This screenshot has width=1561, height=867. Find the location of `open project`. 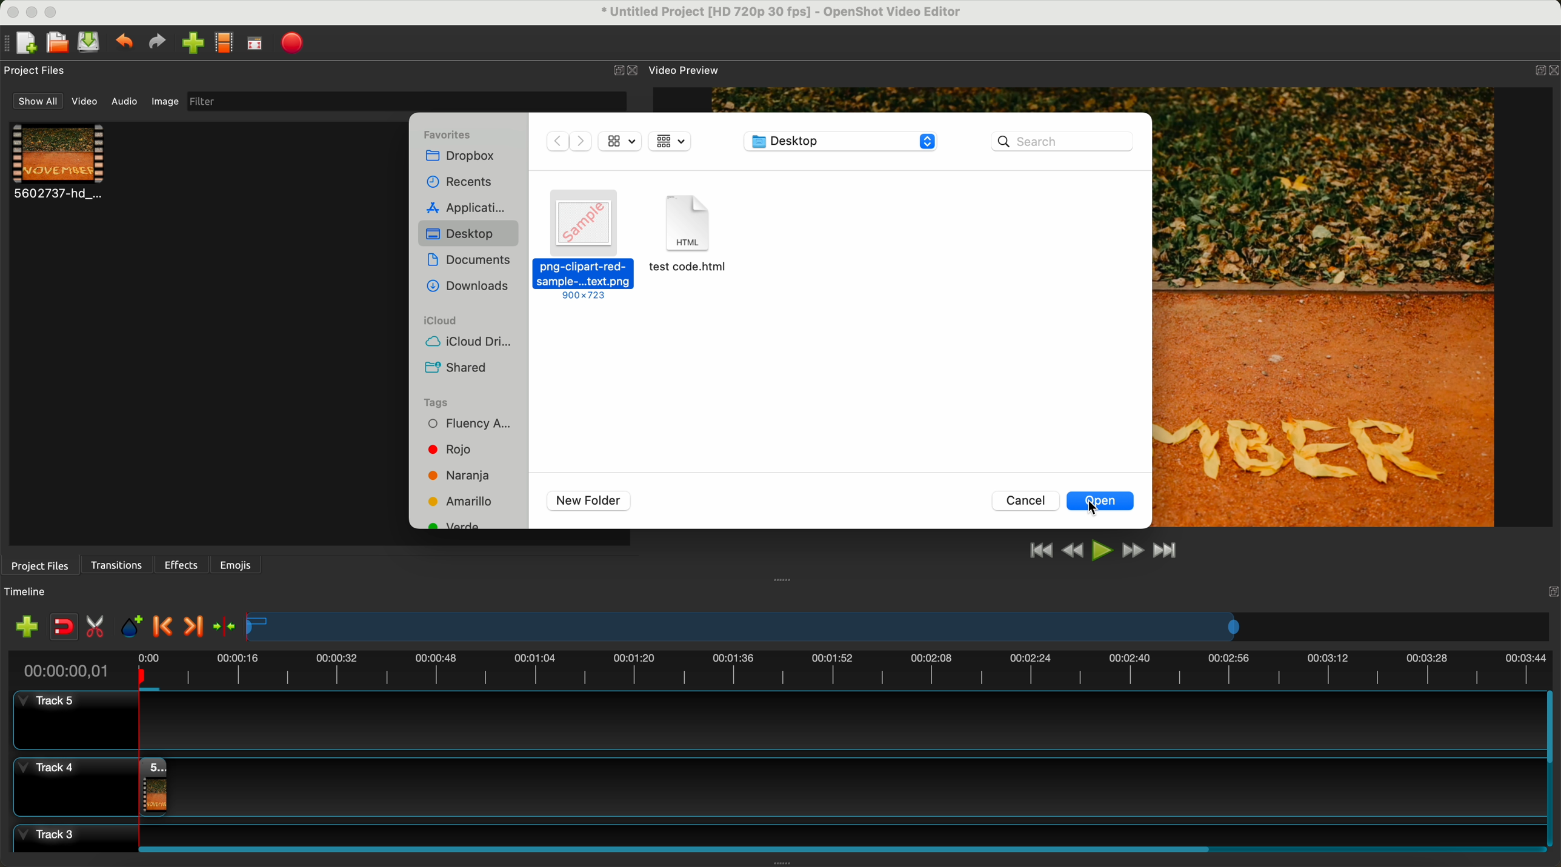

open project is located at coordinates (56, 44).